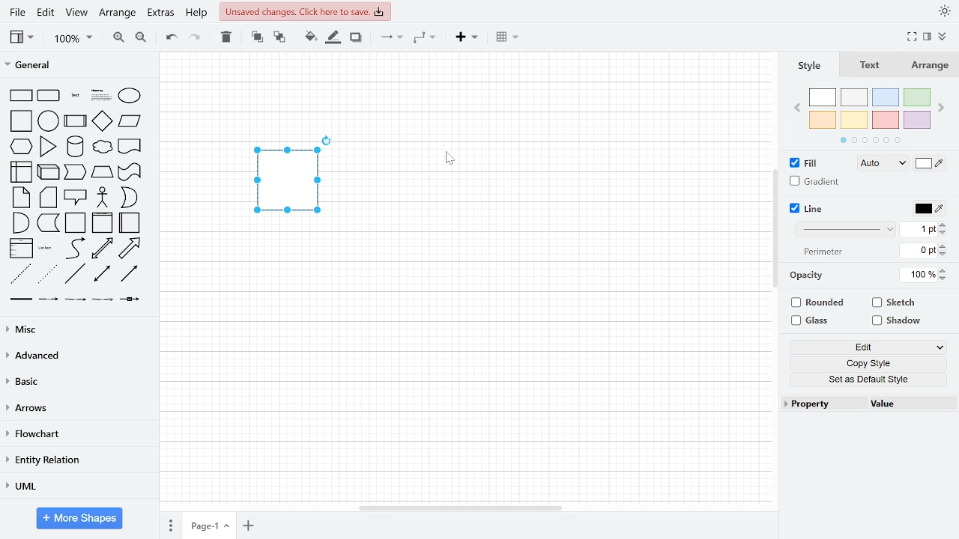  What do you see at coordinates (823, 252) in the screenshot?
I see `perimeter` at bounding box center [823, 252].